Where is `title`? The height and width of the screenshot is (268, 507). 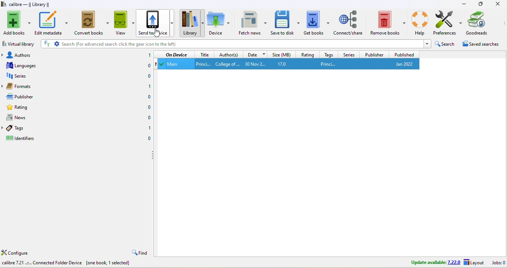 title is located at coordinates (26, 4).